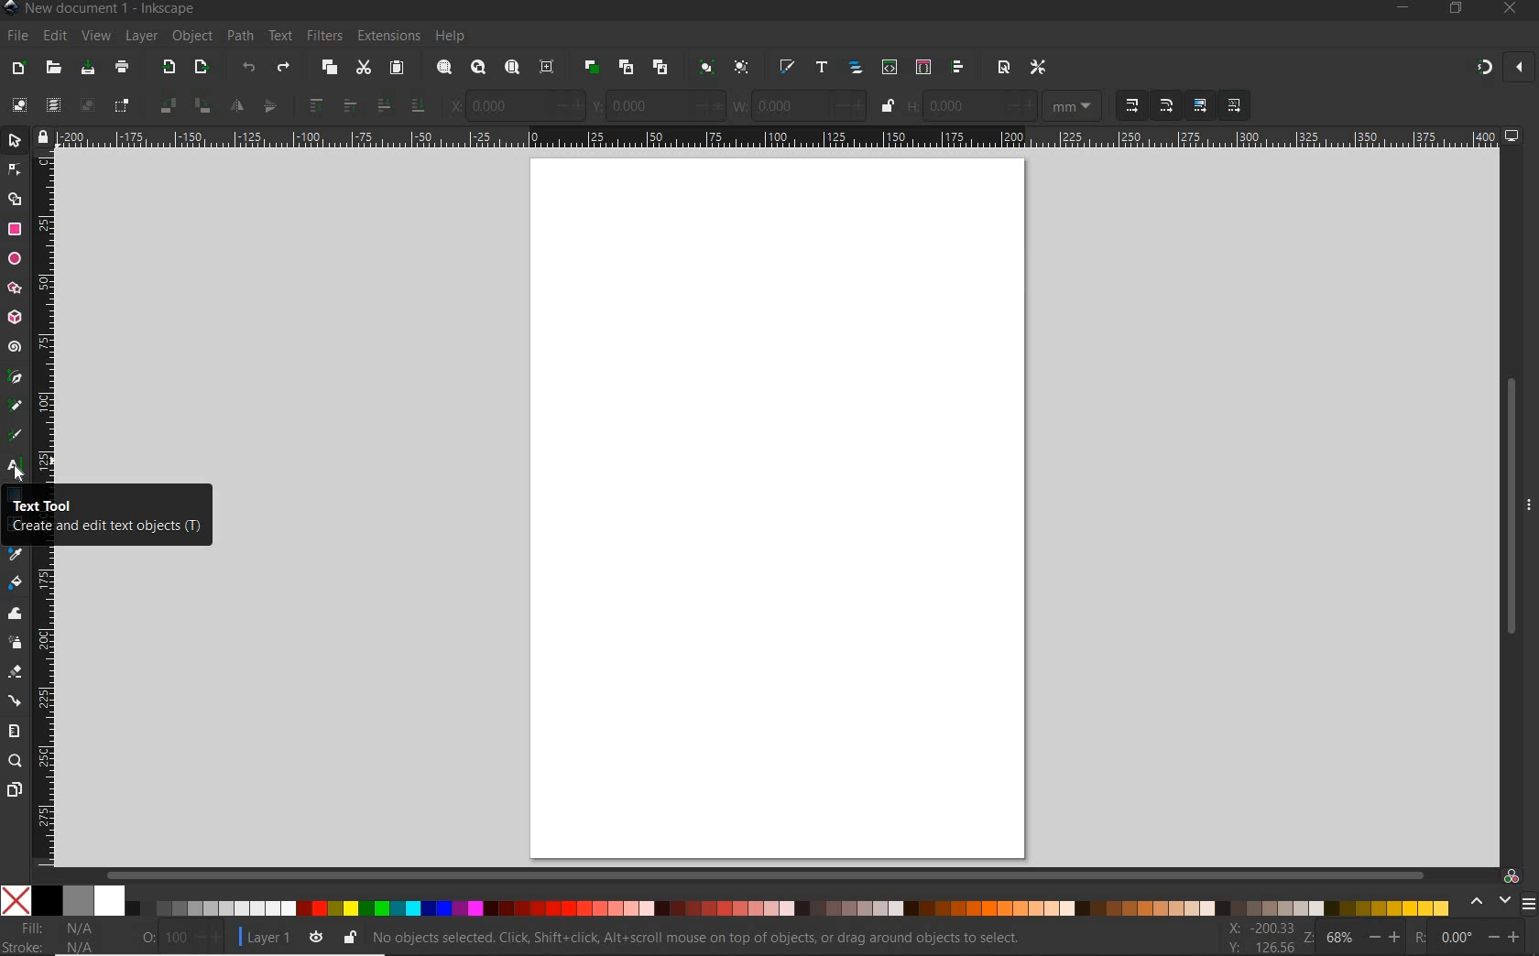 This screenshot has width=1539, height=956. Describe the element at coordinates (1201, 106) in the screenshot. I see `move gradient` at that location.